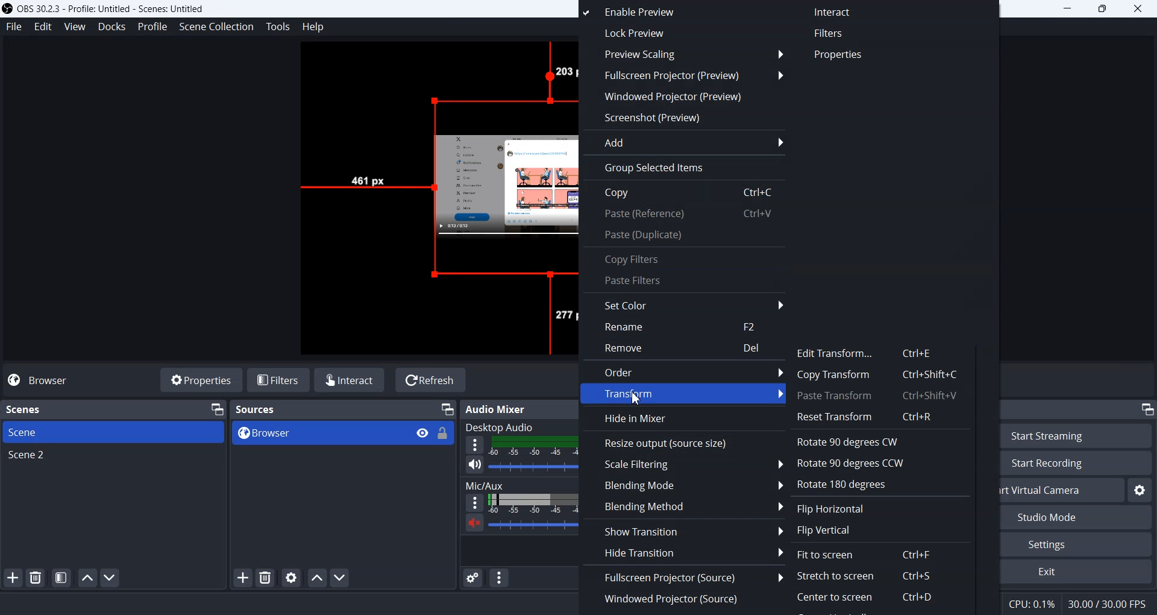 The width and height of the screenshot is (1157, 615). Describe the element at coordinates (682, 168) in the screenshot. I see `Group selected items` at that location.